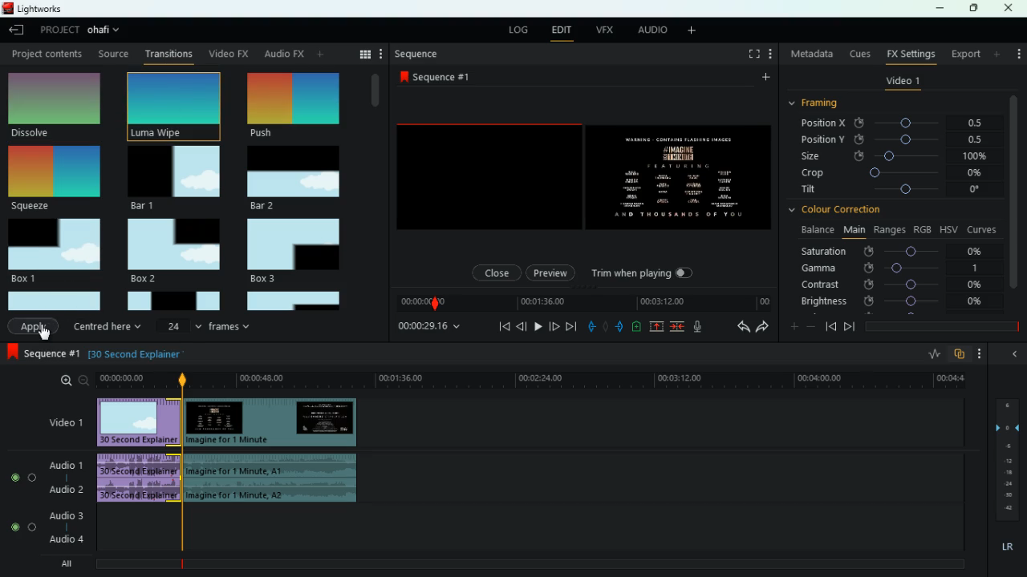 The height and width of the screenshot is (577, 1027). What do you see at coordinates (889, 229) in the screenshot?
I see `ranges` at bounding box center [889, 229].